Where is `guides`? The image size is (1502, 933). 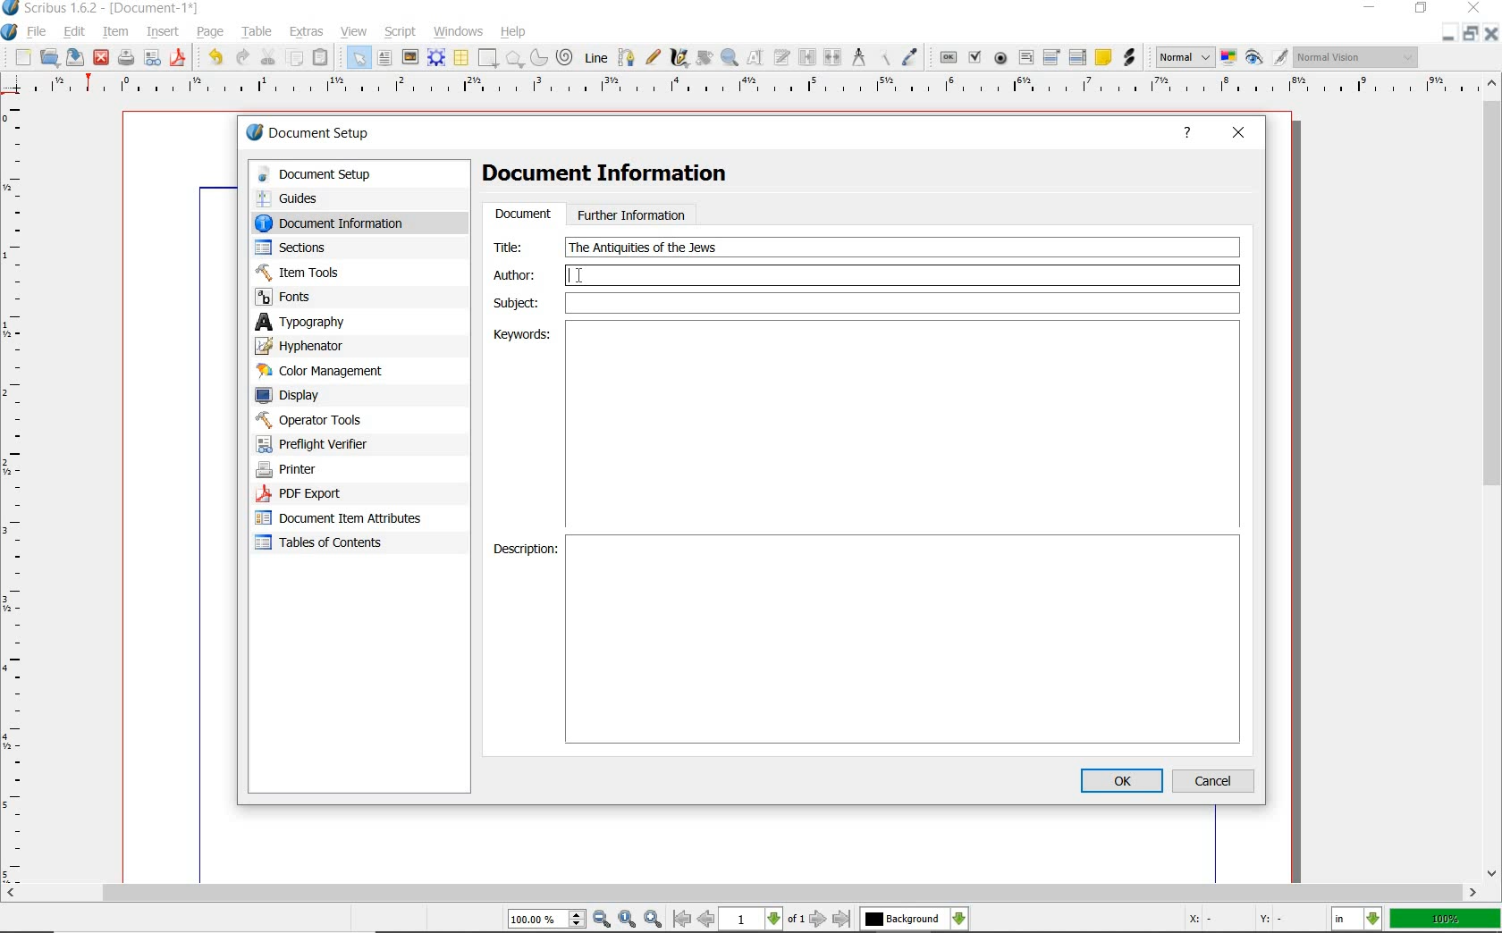
guides is located at coordinates (342, 198).